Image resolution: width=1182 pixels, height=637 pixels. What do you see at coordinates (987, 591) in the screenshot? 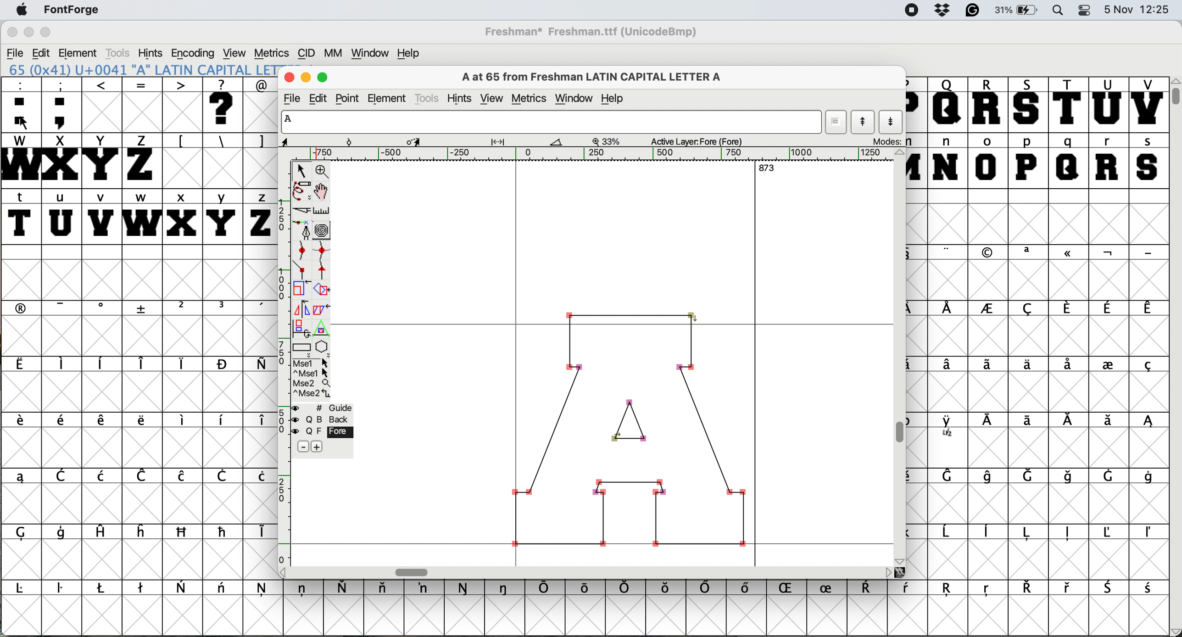
I see `symbol` at bounding box center [987, 591].